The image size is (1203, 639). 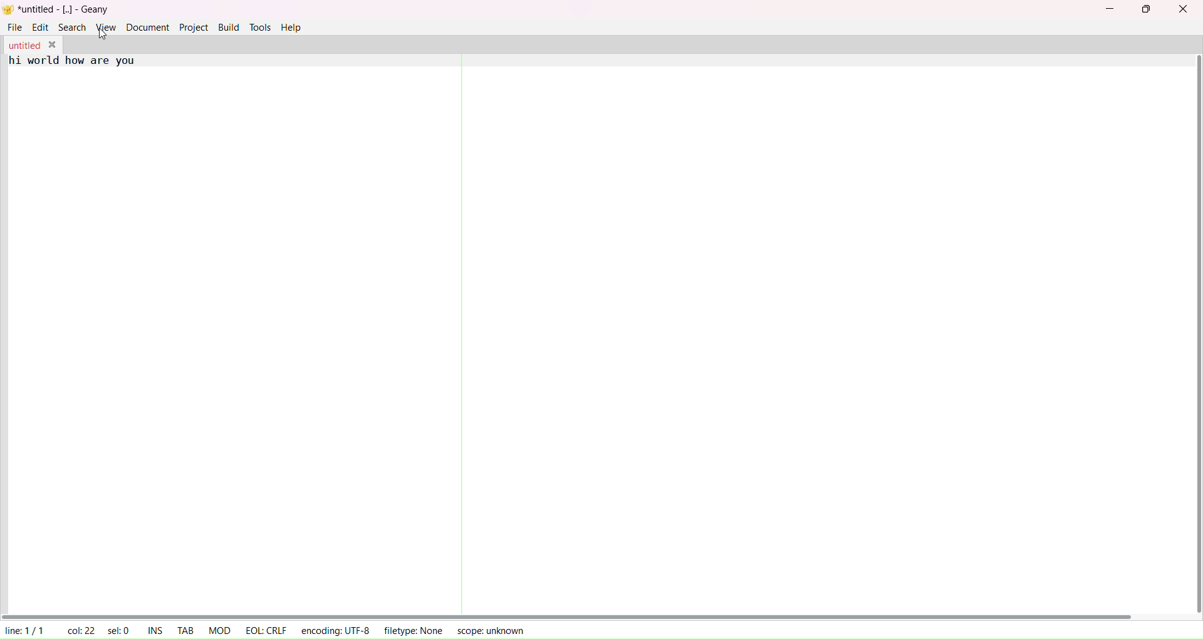 What do you see at coordinates (487, 630) in the screenshot?
I see `scope:unknown` at bounding box center [487, 630].